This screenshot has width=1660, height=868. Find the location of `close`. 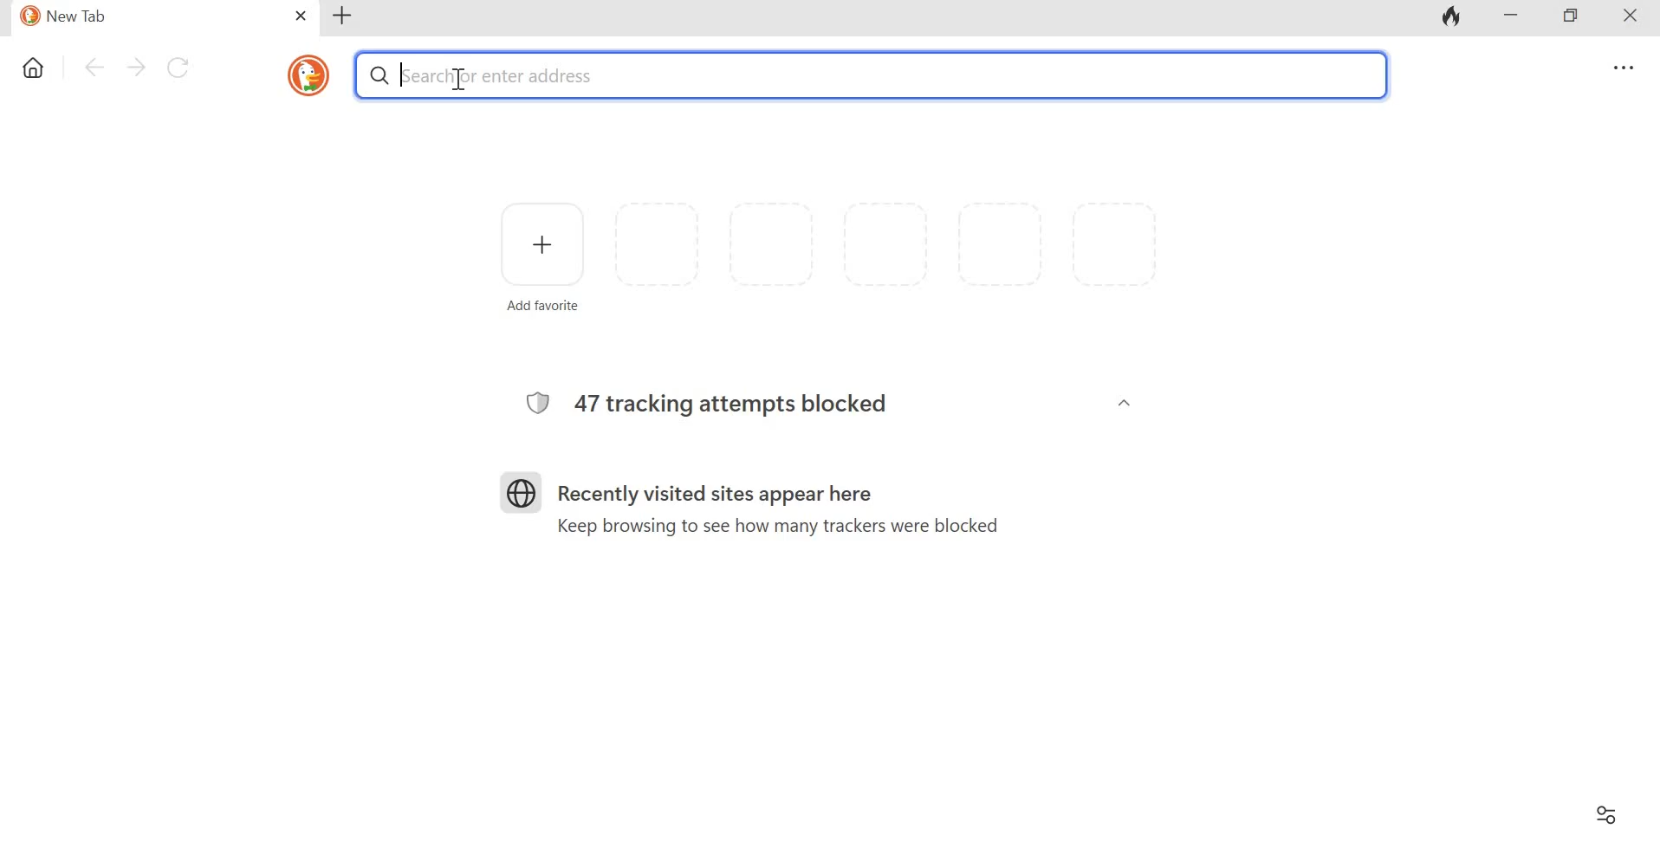

close is located at coordinates (1636, 19).